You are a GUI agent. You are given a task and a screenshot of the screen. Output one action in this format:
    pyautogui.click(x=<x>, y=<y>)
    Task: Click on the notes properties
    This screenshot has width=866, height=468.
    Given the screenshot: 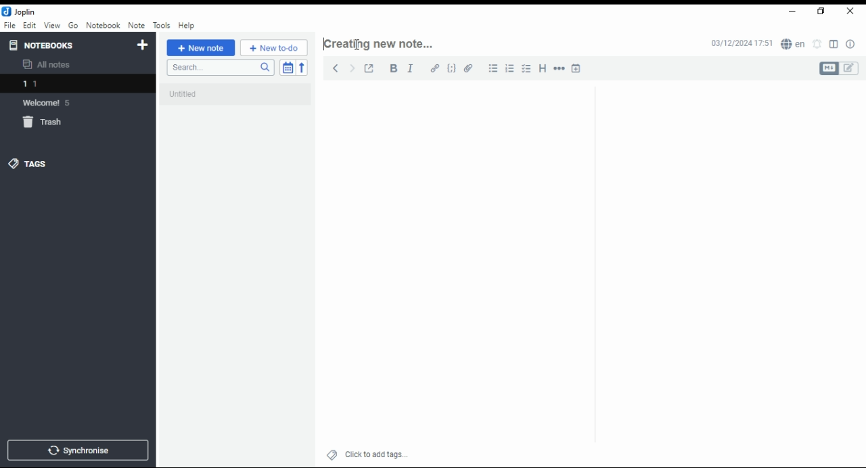 What is the action you would take?
    pyautogui.click(x=851, y=44)
    